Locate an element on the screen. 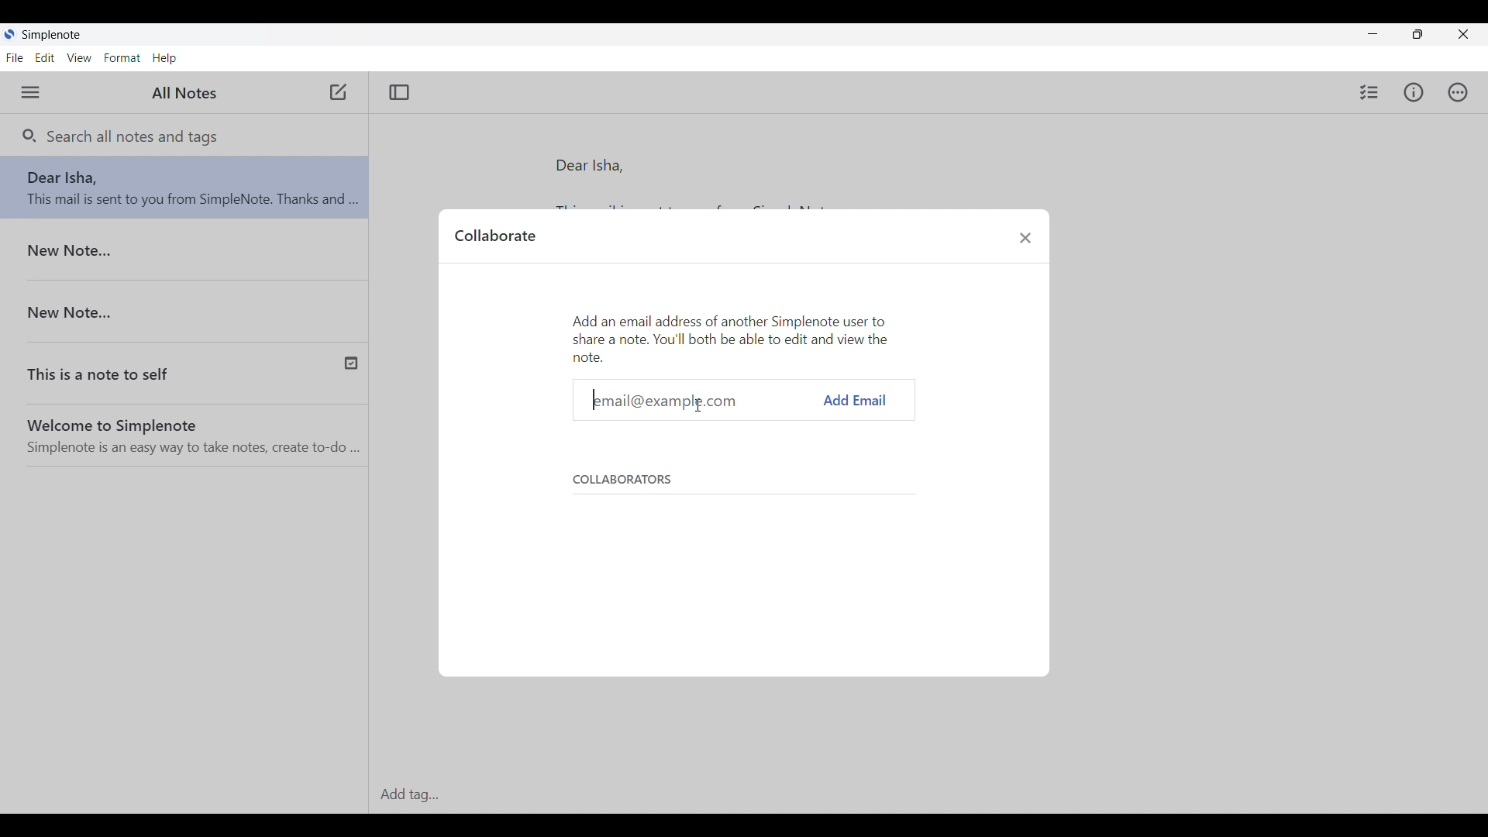  Format is located at coordinates (122, 58).